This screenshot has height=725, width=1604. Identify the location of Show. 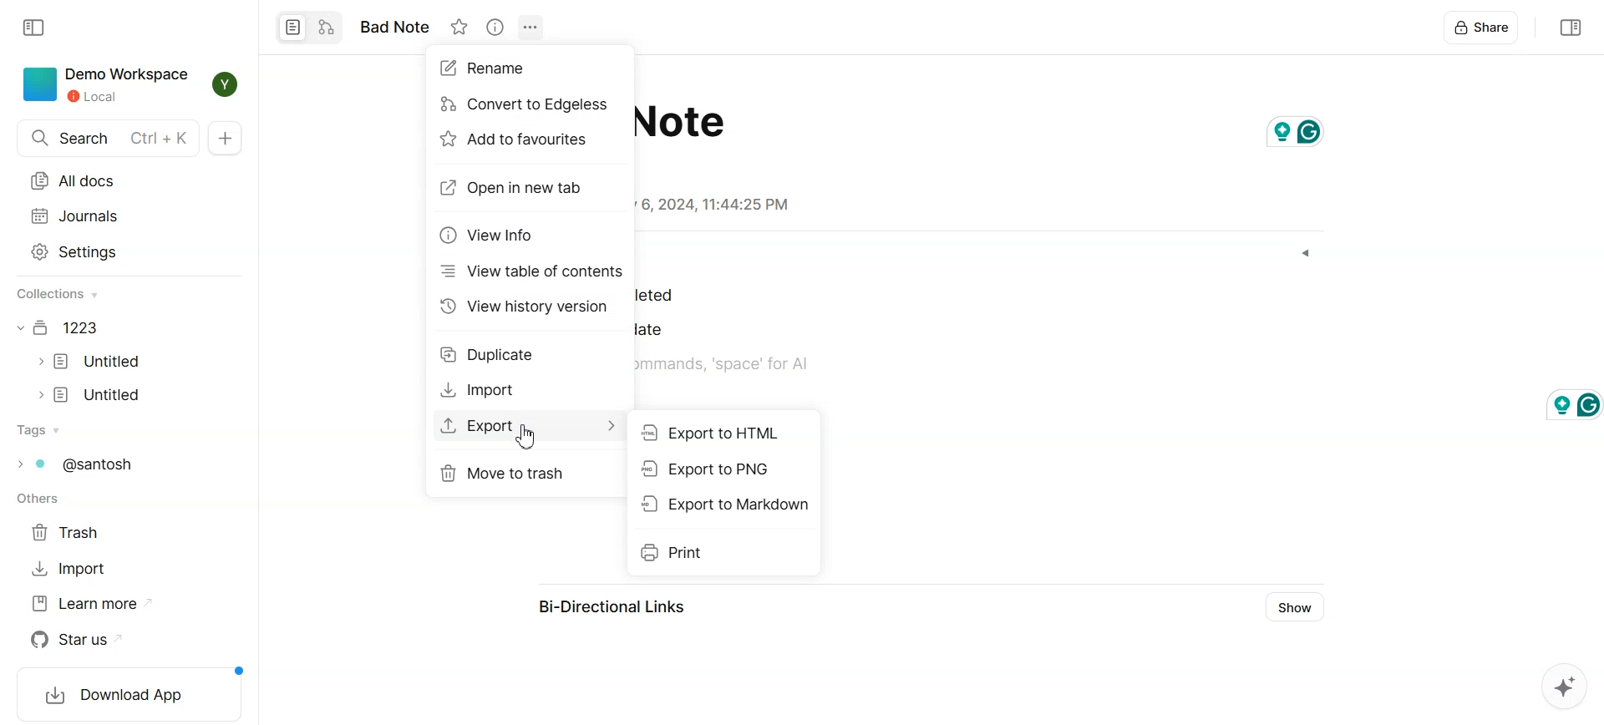
(1292, 607).